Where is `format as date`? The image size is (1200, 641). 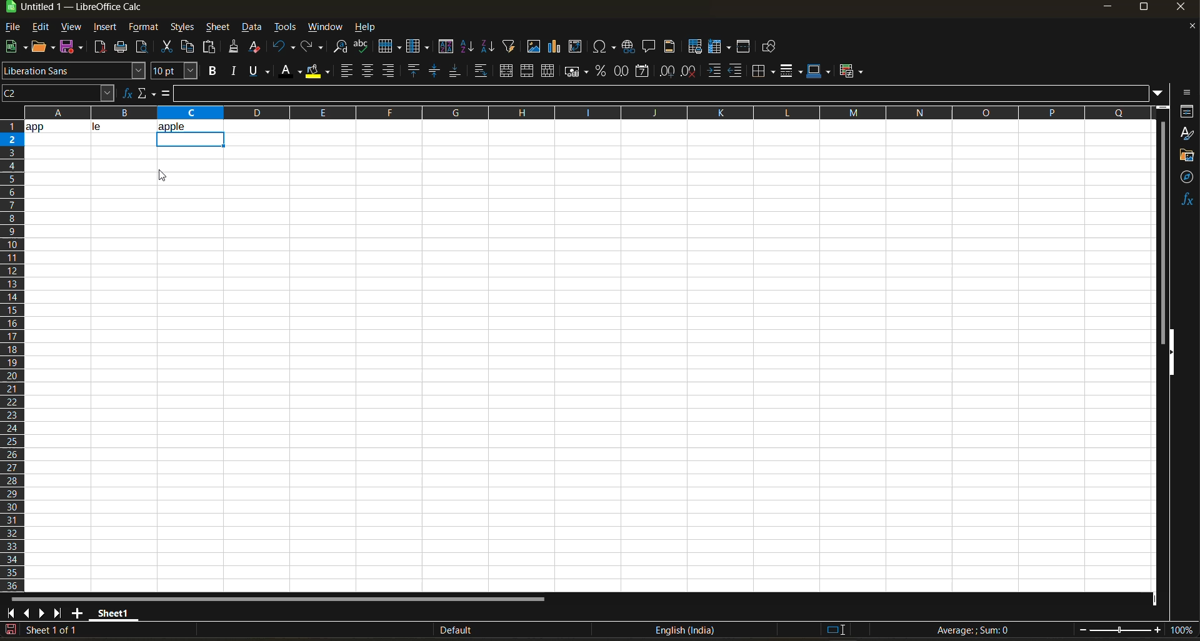 format as date is located at coordinates (645, 72).